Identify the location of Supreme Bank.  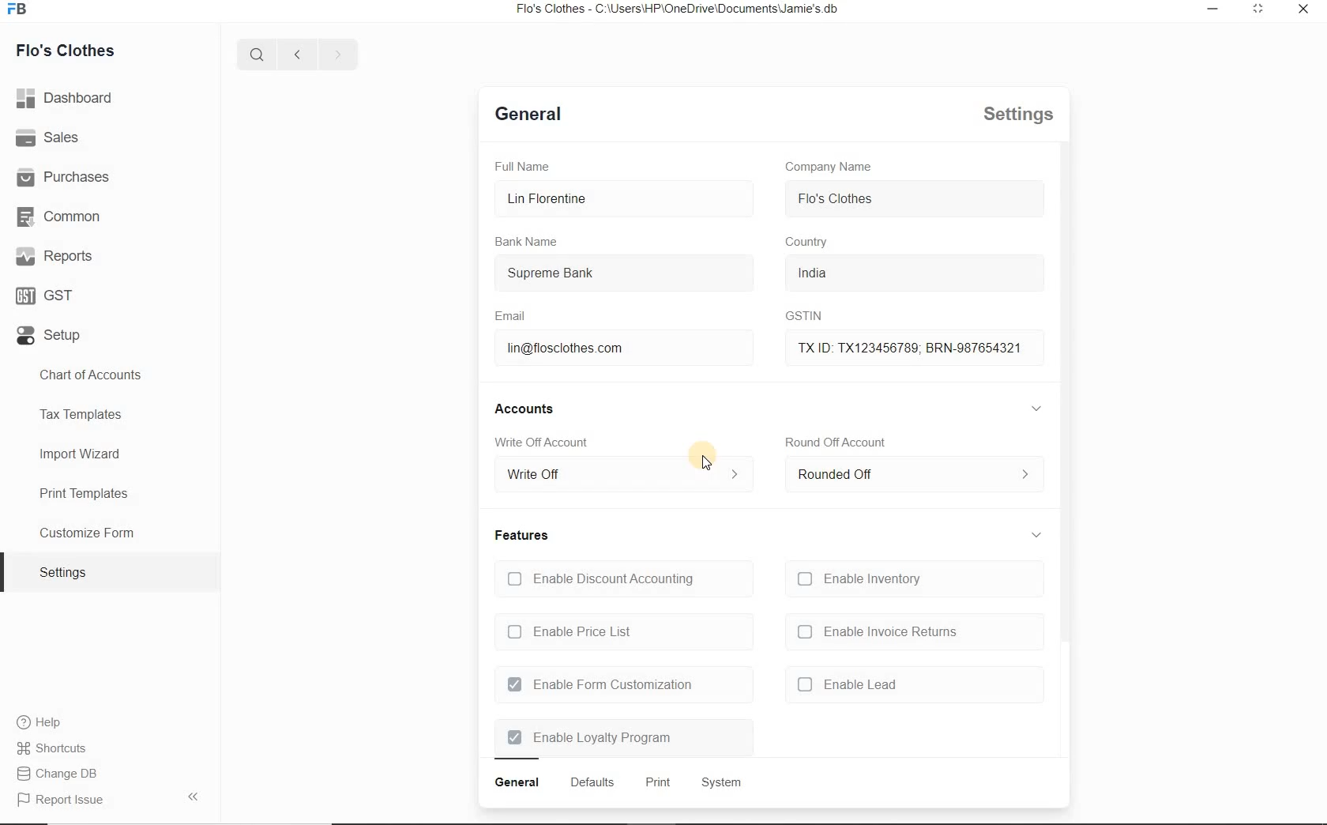
(601, 275).